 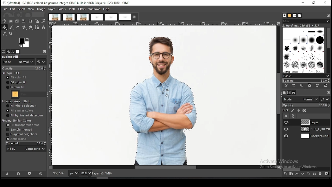 I want to click on layer, so click(x=315, y=136).